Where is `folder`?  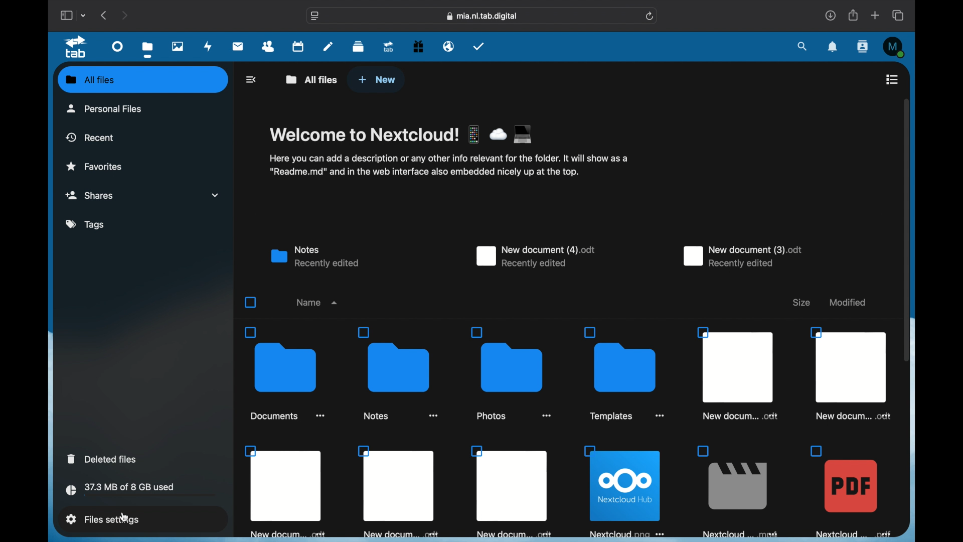
folder is located at coordinates (512, 373).